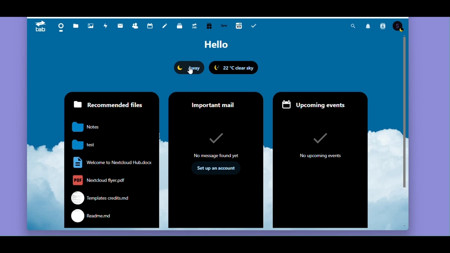 The width and height of the screenshot is (450, 253). What do you see at coordinates (405, 113) in the screenshot?
I see `Vertical scrollbar` at bounding box center [405, 113].